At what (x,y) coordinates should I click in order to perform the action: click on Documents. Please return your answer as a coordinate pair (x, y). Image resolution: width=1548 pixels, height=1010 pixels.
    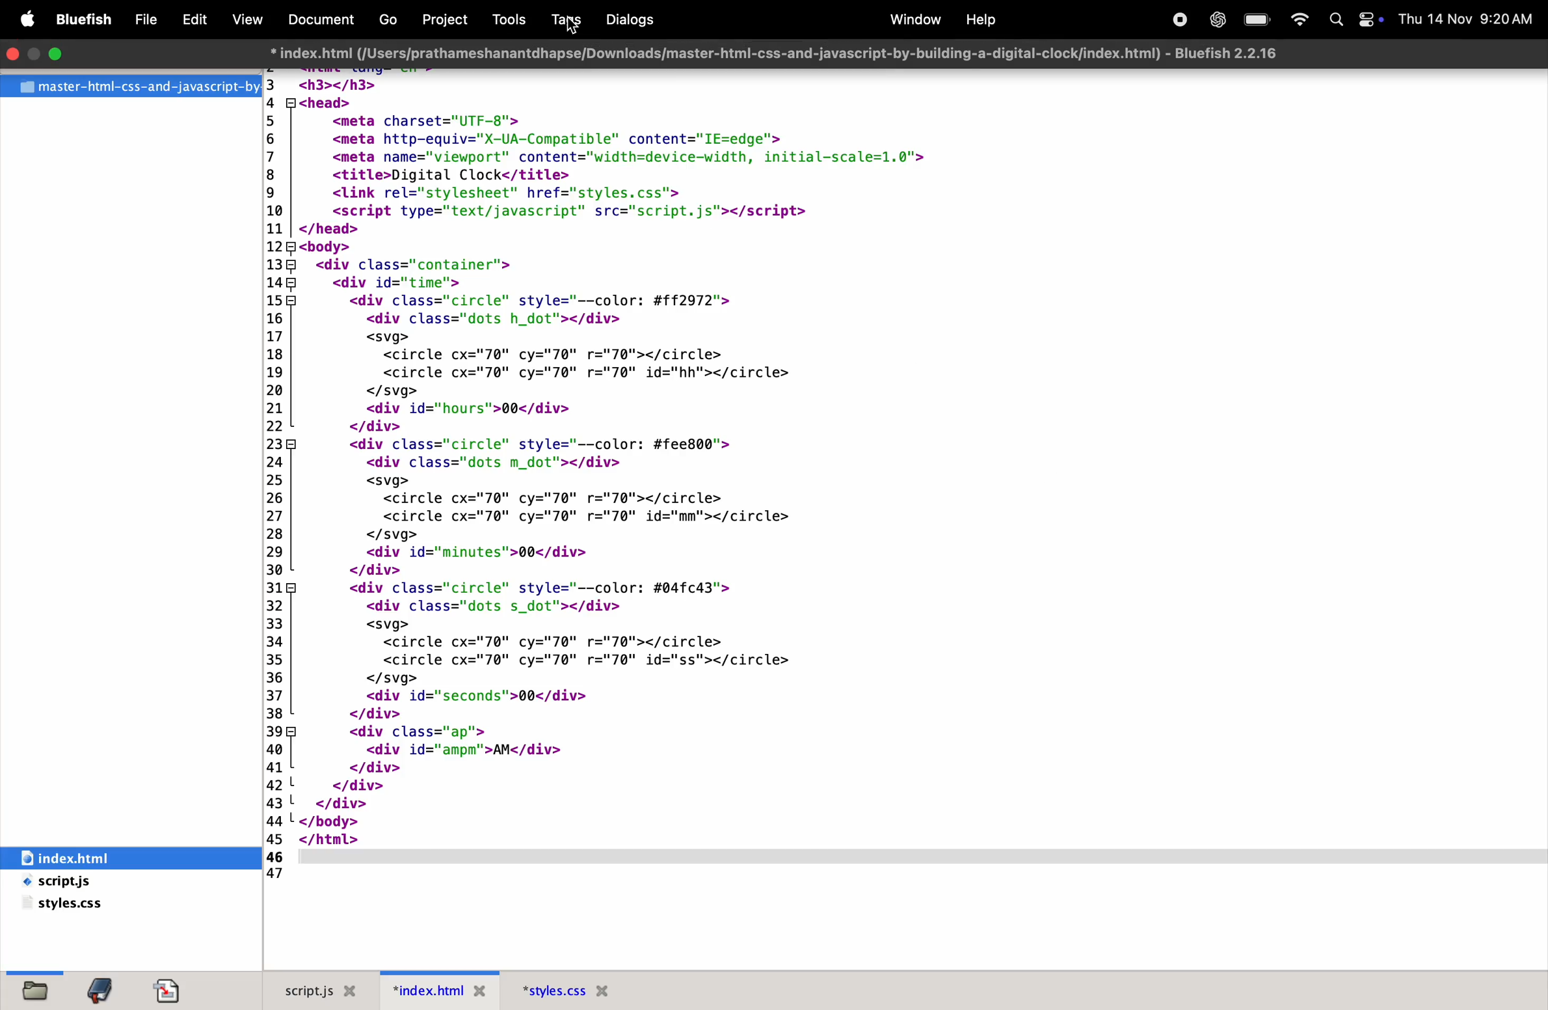
    Looking at the image, I should click on (323, 20).